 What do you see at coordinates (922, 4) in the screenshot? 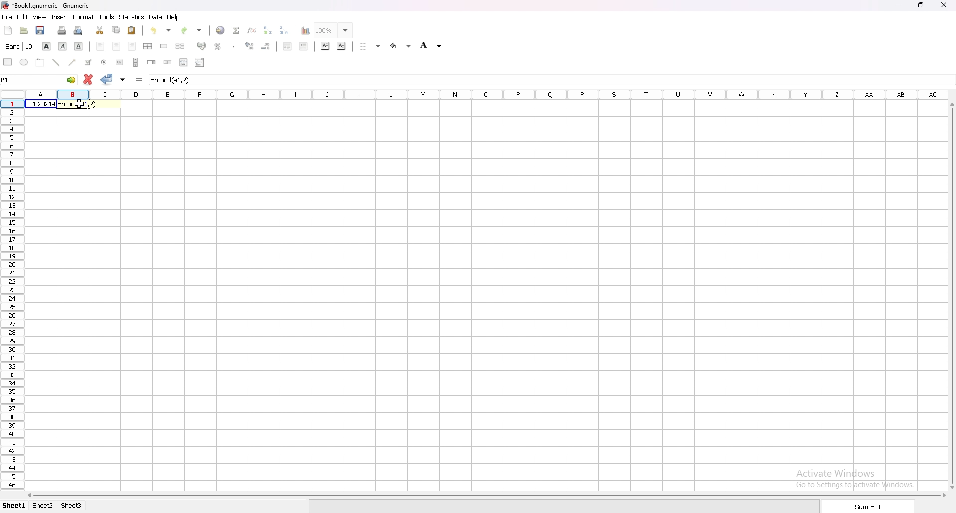
I see `resize` at bounding box center [922, 4].